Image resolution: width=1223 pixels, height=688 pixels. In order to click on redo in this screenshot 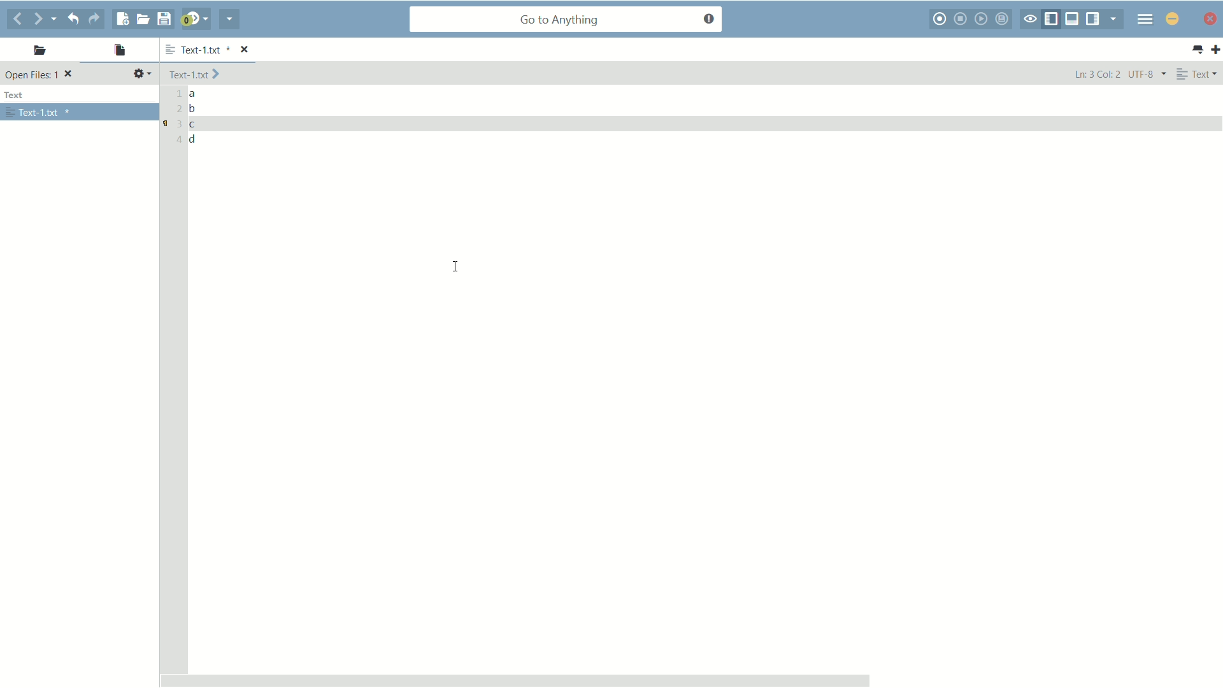, I will do `click(98, 19)`.